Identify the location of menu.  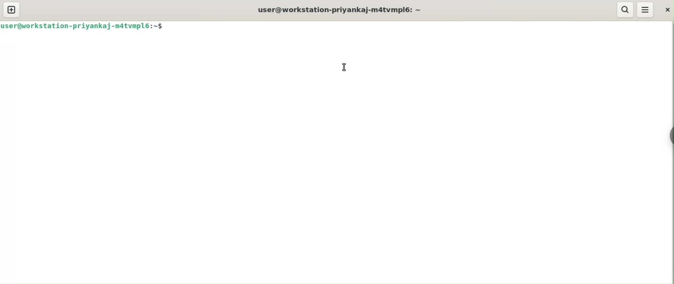
(645, 10).